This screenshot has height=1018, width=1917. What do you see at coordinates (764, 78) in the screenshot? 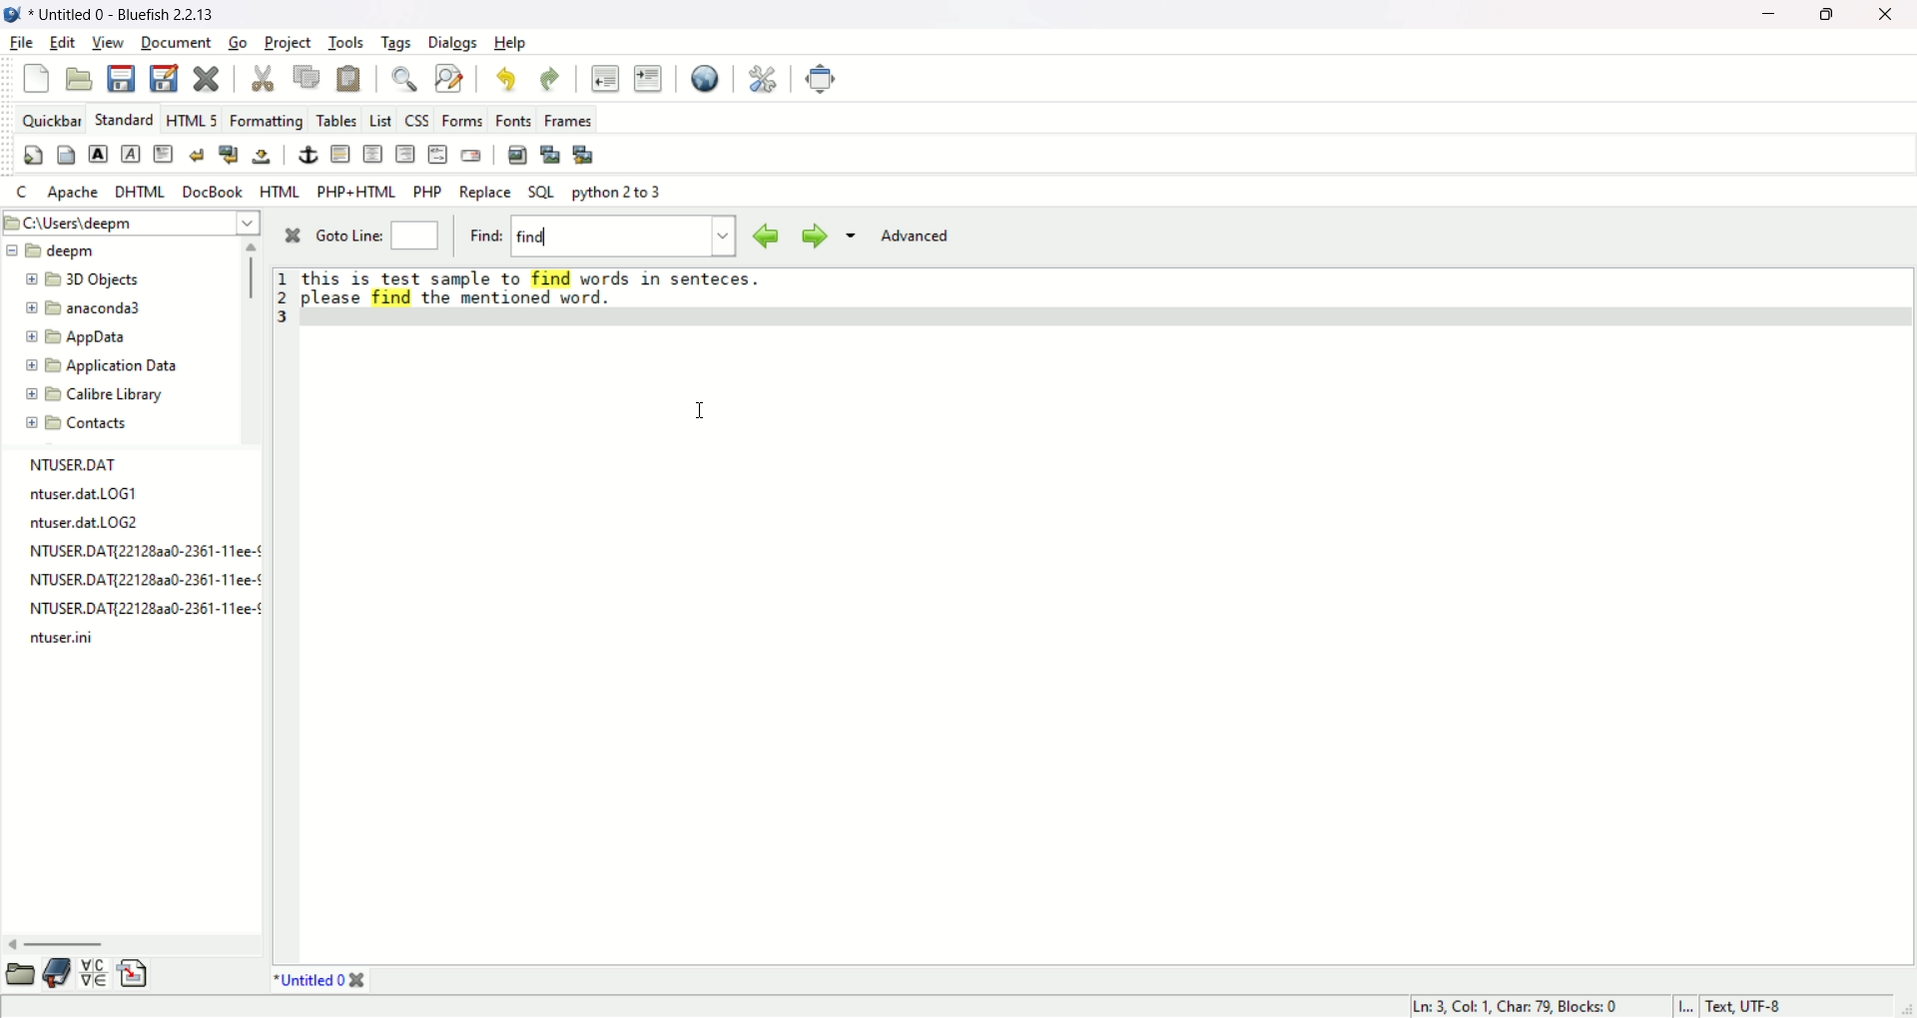
I see `edit preferences` at bounding box center [764, 78].